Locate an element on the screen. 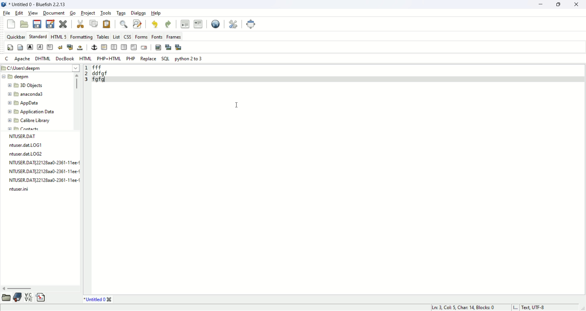  Untitled 0 is located at coordinates (99, 300).